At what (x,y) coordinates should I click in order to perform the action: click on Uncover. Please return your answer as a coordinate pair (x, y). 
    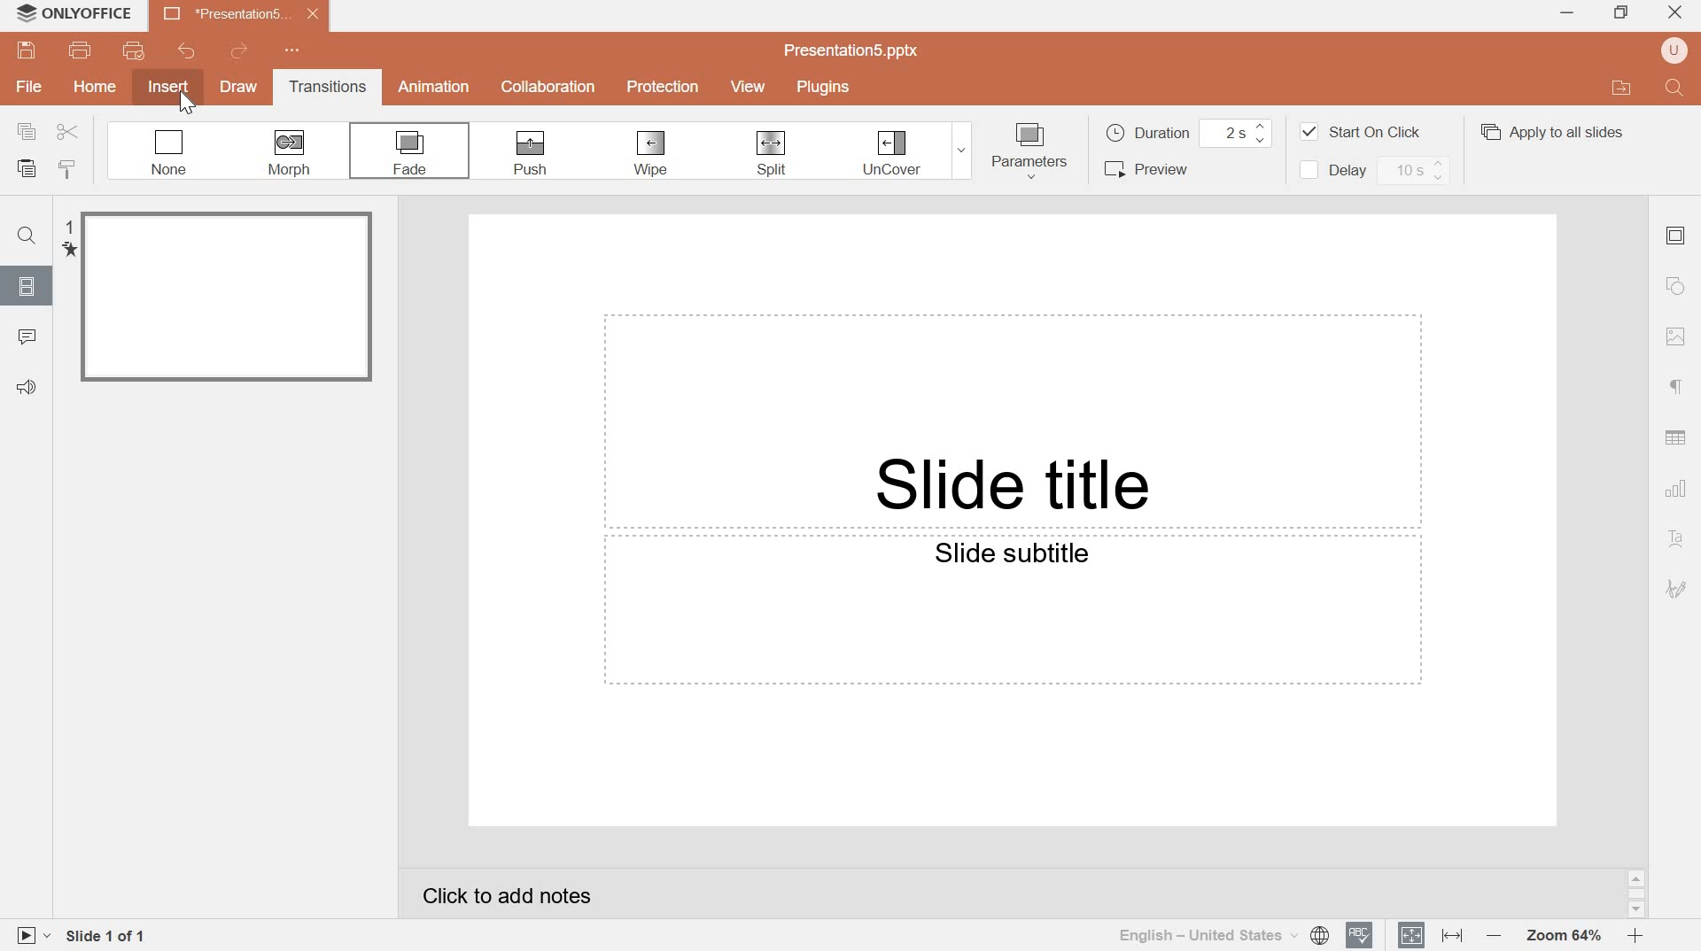
    Looking at the image, I should click on (892, 153).